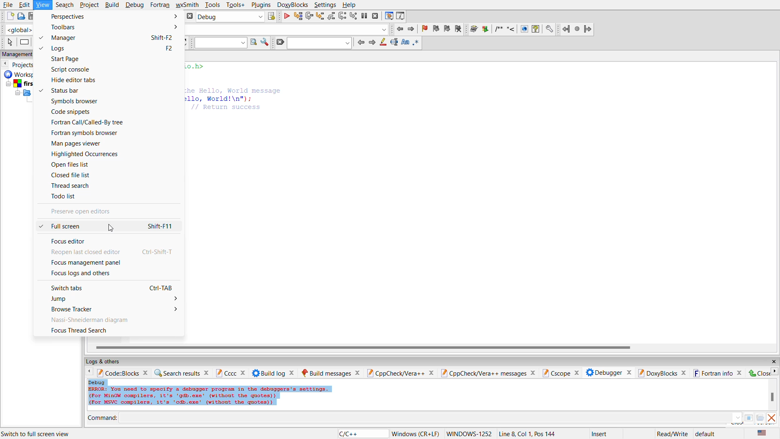  Describe the element at coordinates (286, 16) in the screenshot. I see `debug/conitnue` at that location.